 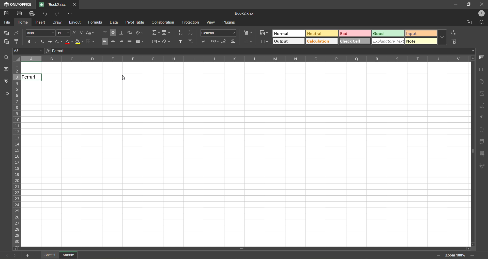 I want to click on output, so click(x=288, y=41).